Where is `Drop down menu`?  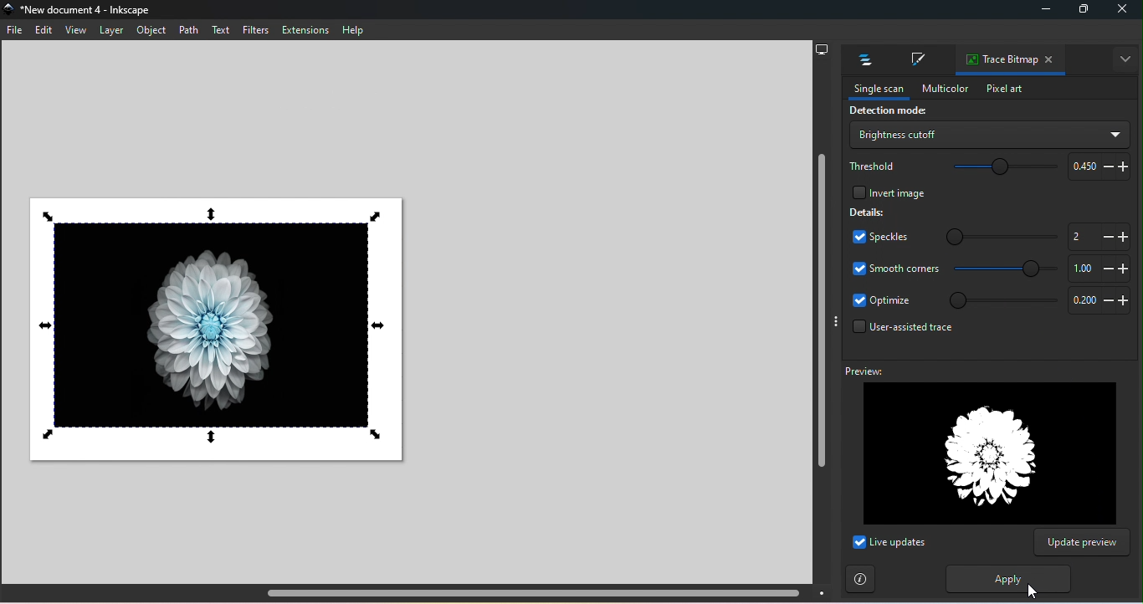 Drop down menu is located at coordinates (988, 135).